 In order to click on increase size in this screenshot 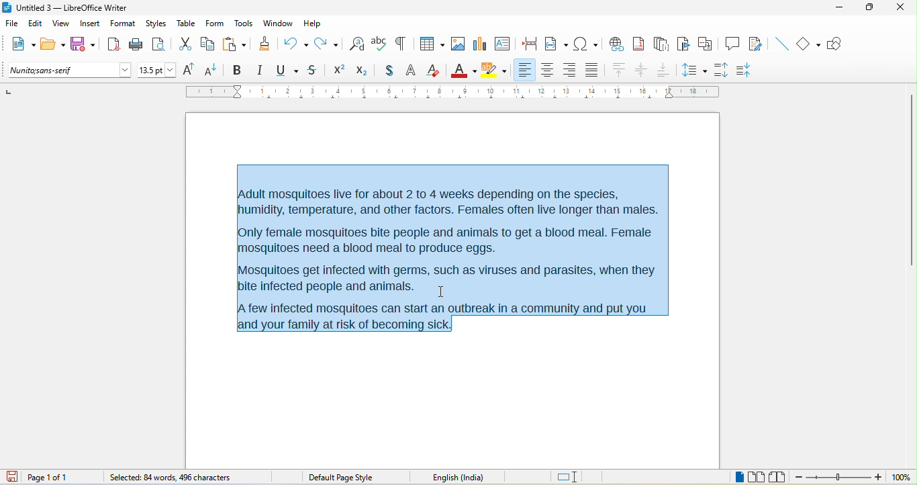, I will do `click(187, 69)`.